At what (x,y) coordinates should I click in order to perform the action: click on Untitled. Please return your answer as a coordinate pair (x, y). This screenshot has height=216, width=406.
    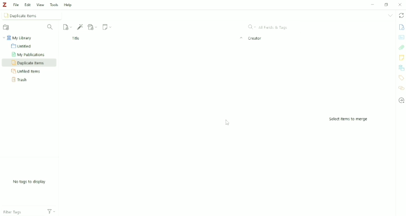
    Looking at the image, I should click on (24, 46).